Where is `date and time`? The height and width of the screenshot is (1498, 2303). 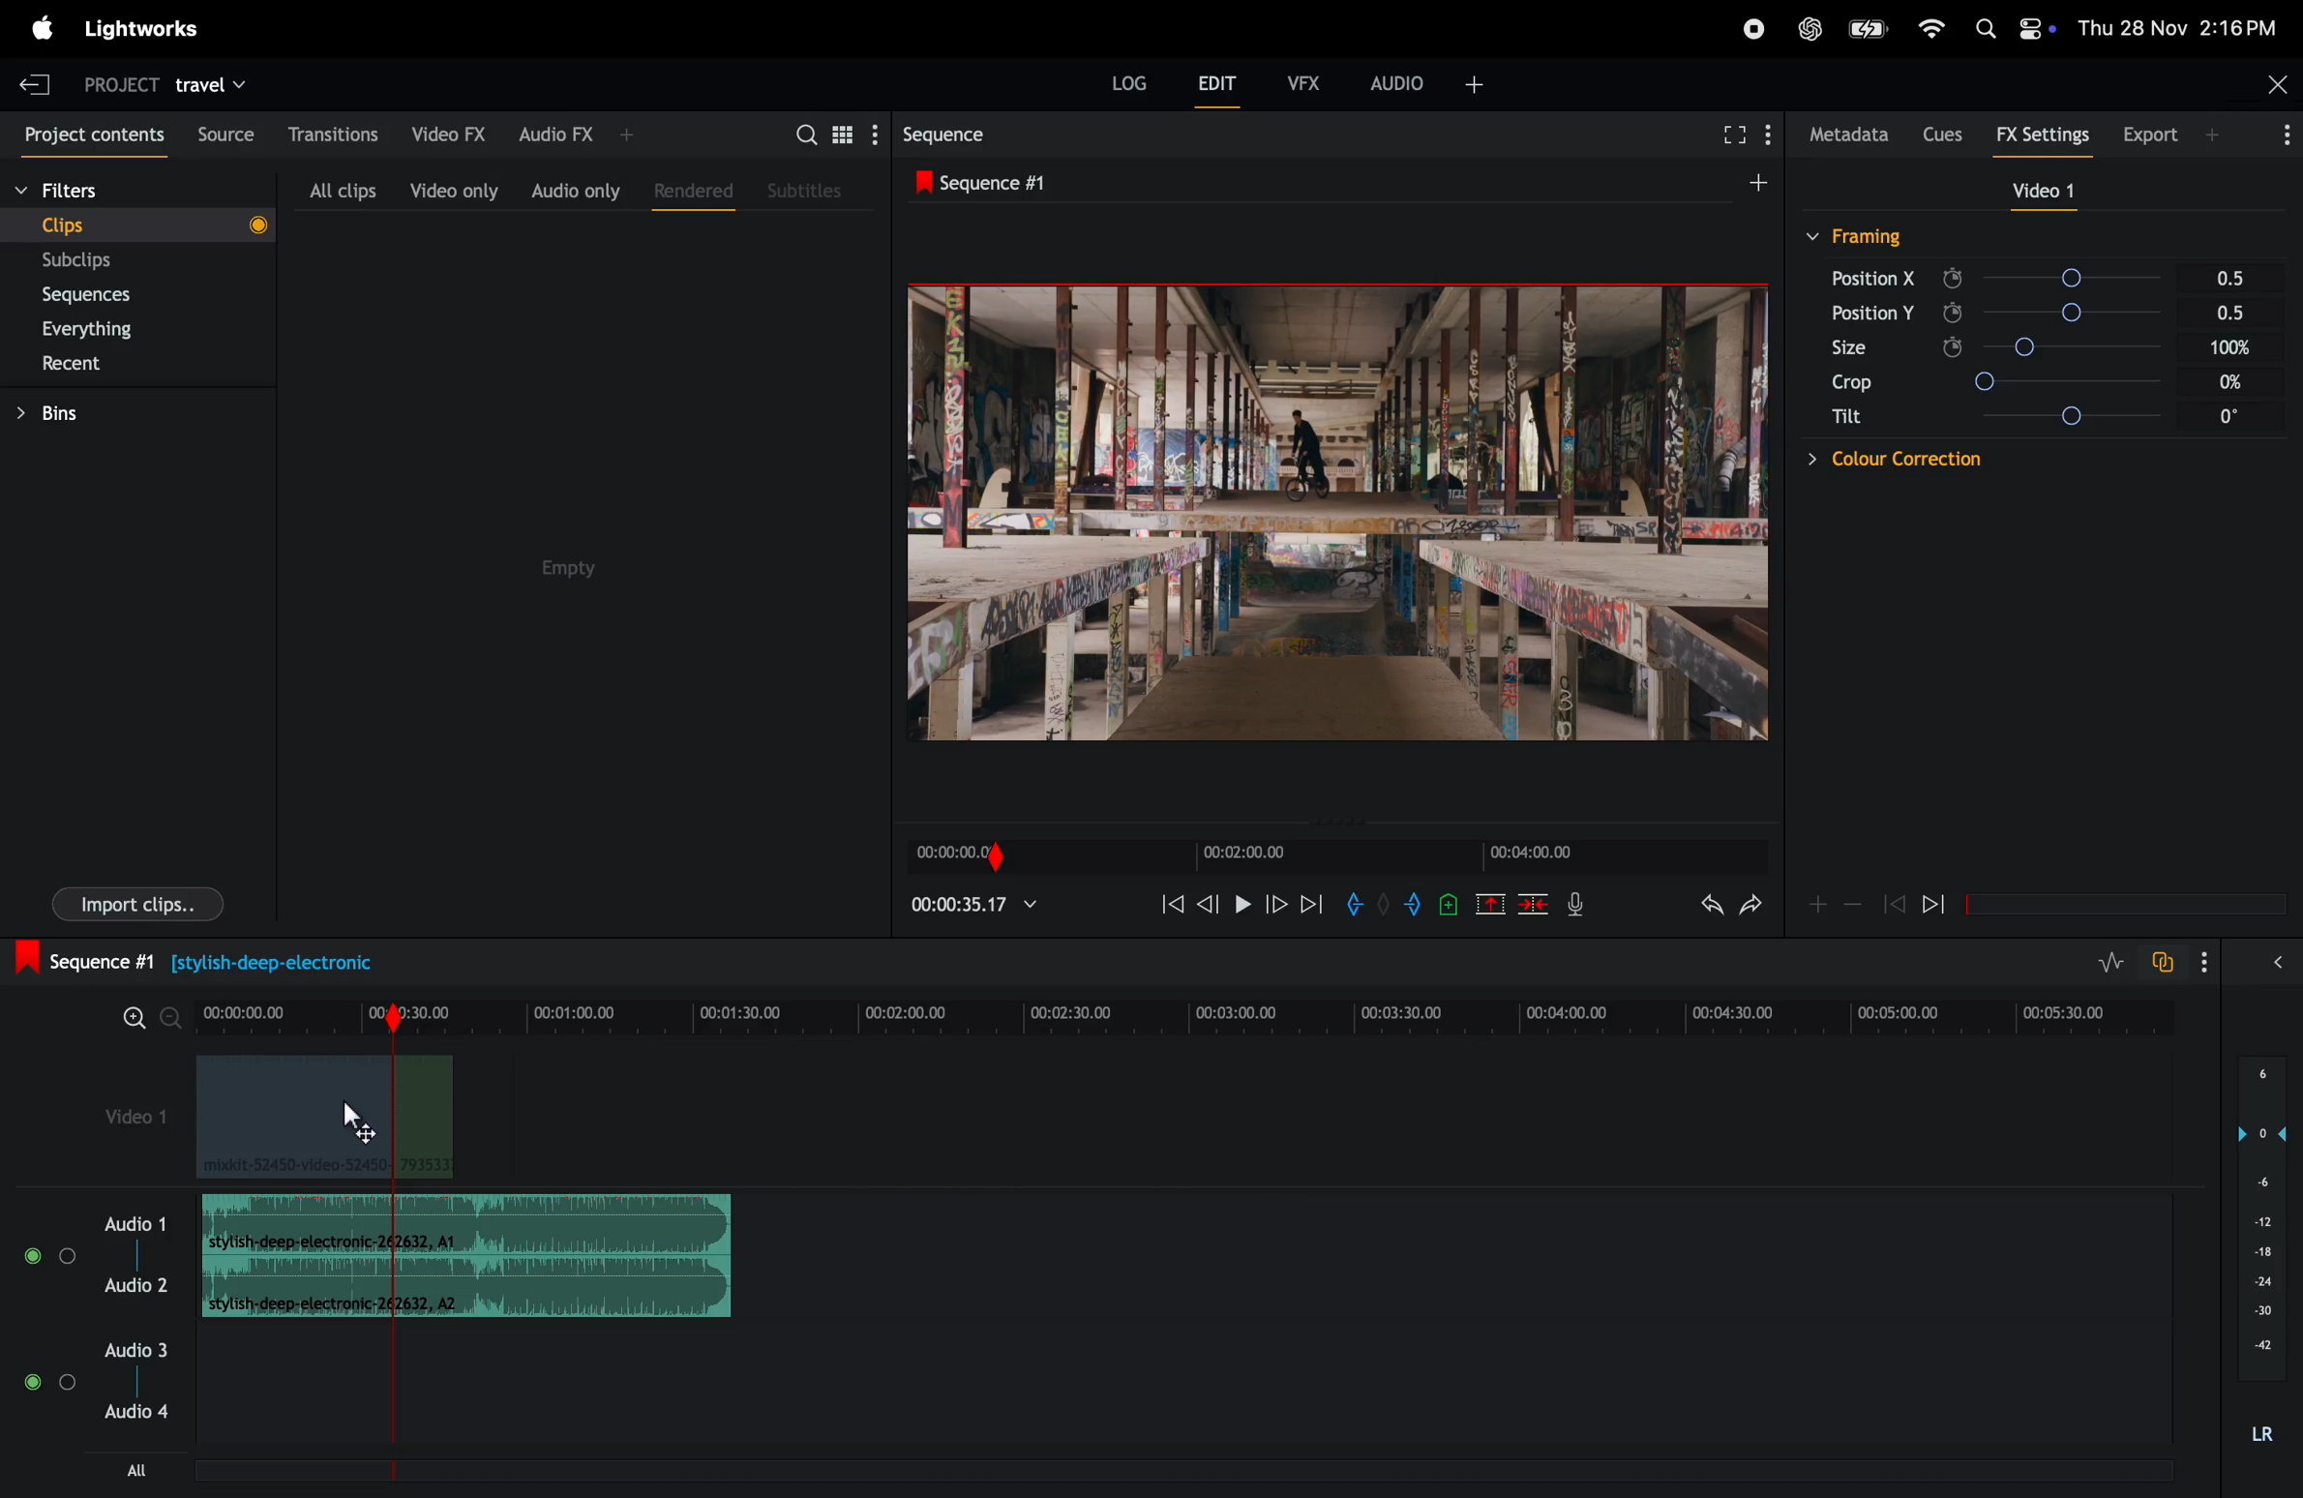 date and time is located at coordinates (2186, 26).